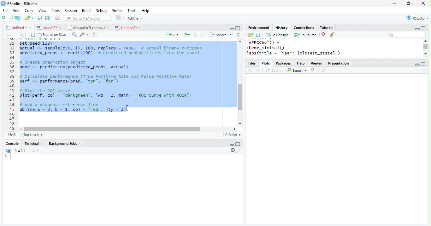 This screenshot has height=226, width=431. What do you see at coordinates (12, 144) in the screenshot?
I see `console` at bounding box center [12, 144].